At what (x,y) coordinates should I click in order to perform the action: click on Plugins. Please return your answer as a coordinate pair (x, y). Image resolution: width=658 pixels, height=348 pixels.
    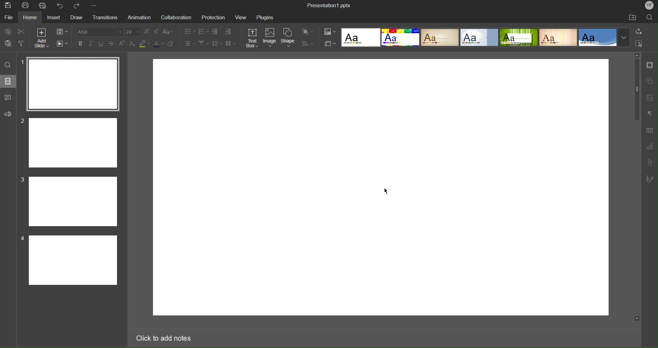
    Looking at the image, I should click on (265, 17).